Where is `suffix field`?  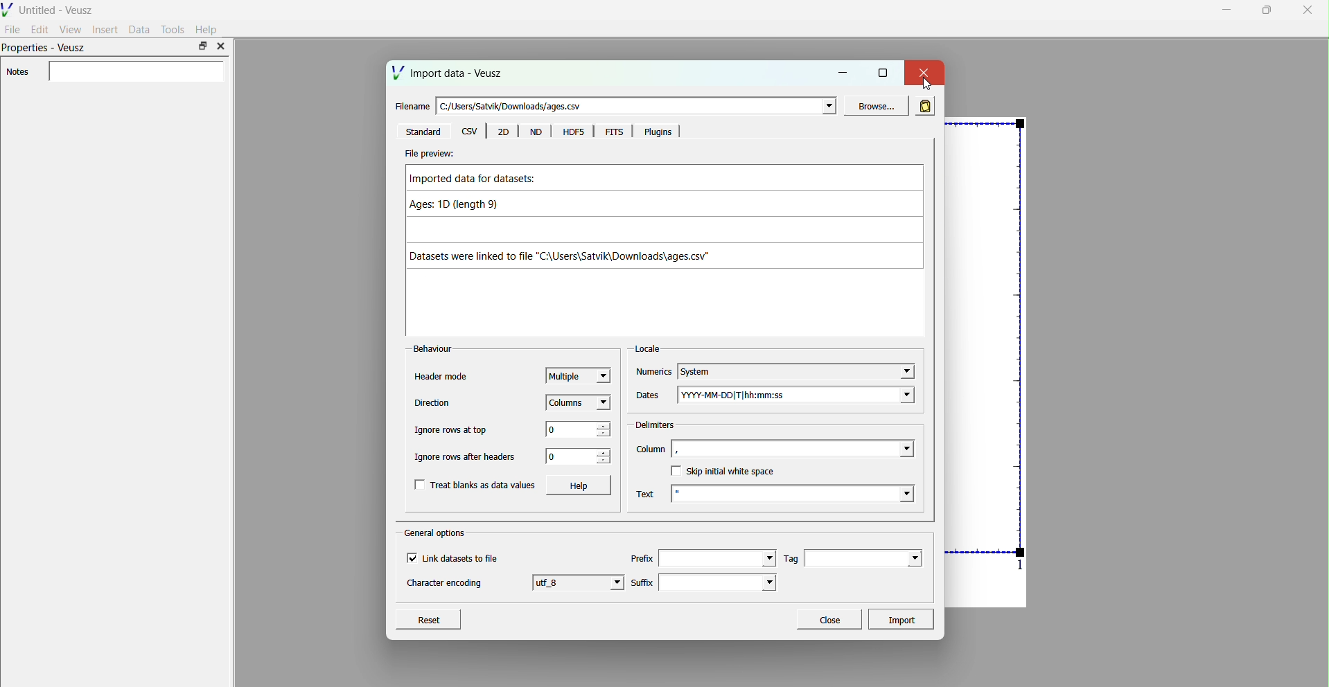
suffix field is located at coordinates (719, 582).